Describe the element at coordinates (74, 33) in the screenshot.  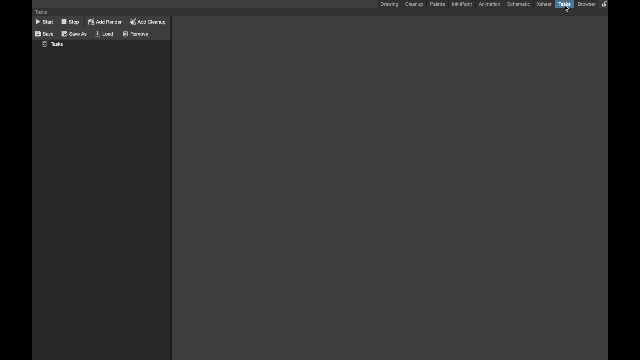
I see `save as` at that location.